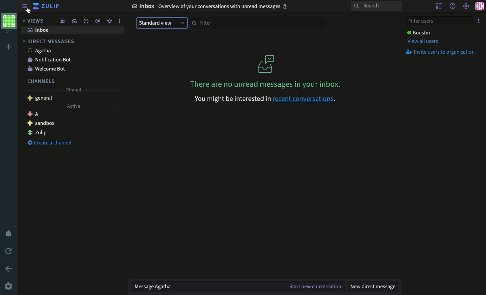 Image resolution: width=486 pixels, height=295 pixels. I want to click on Pinned, so click(74, 90).